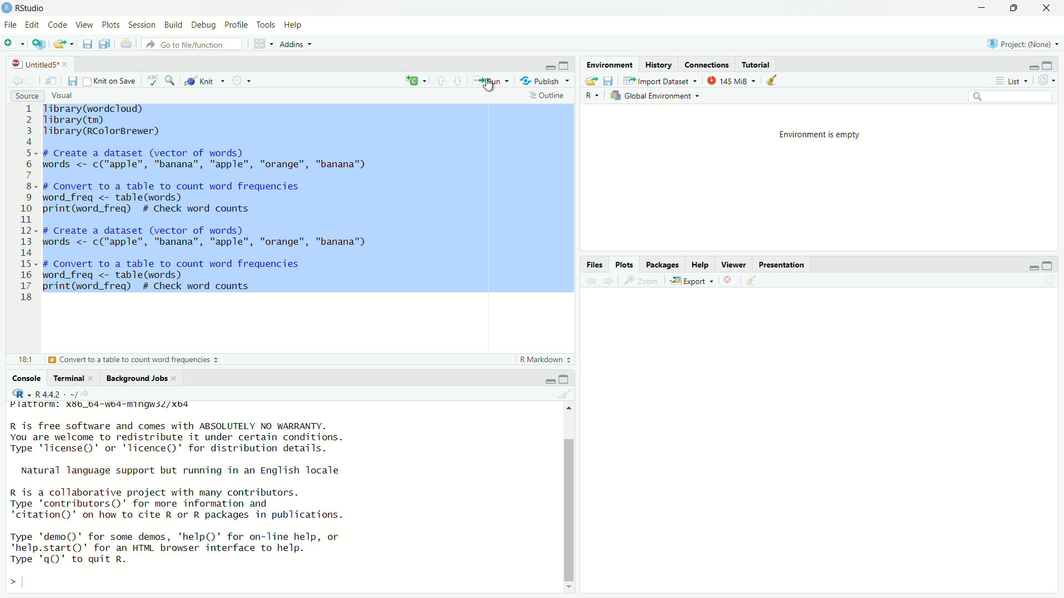  What do you see at coordinates (654, 97) in the screenshot?
I see `Global Environment` at bounding box center [654, 97].